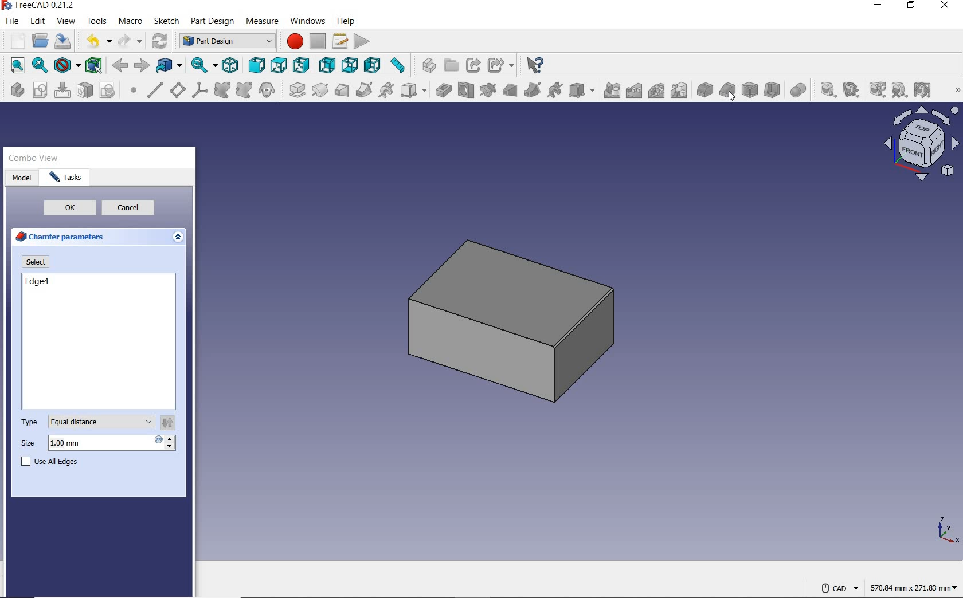  Describe the element at coordinates (328, 65) in the screenshot. I see `rear` at that location.